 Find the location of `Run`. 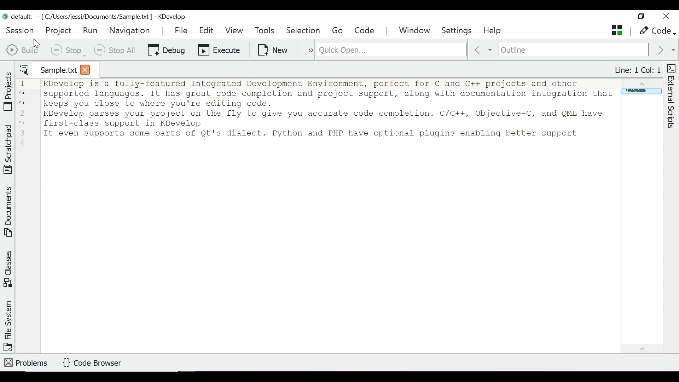

Run is located at coordinates (90, 30).